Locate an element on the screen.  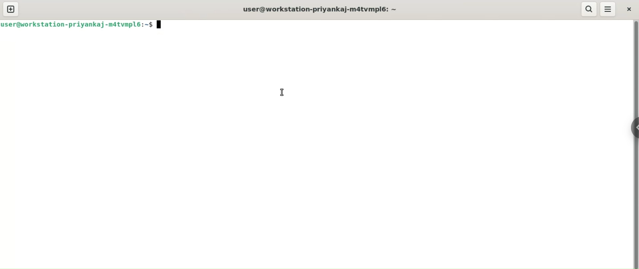
search is located at coordinates (590, 9).